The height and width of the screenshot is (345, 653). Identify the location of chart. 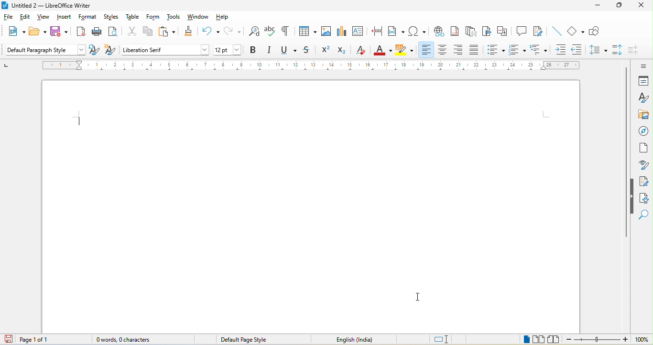
(343, 31).